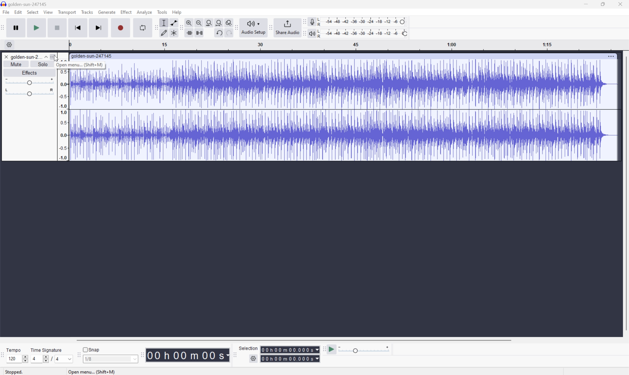 This screenshot has width=629, height=375. What do you see at coordinates (177, 12) in the screenshot?
I see `Help` at bounding box center [177, 12].